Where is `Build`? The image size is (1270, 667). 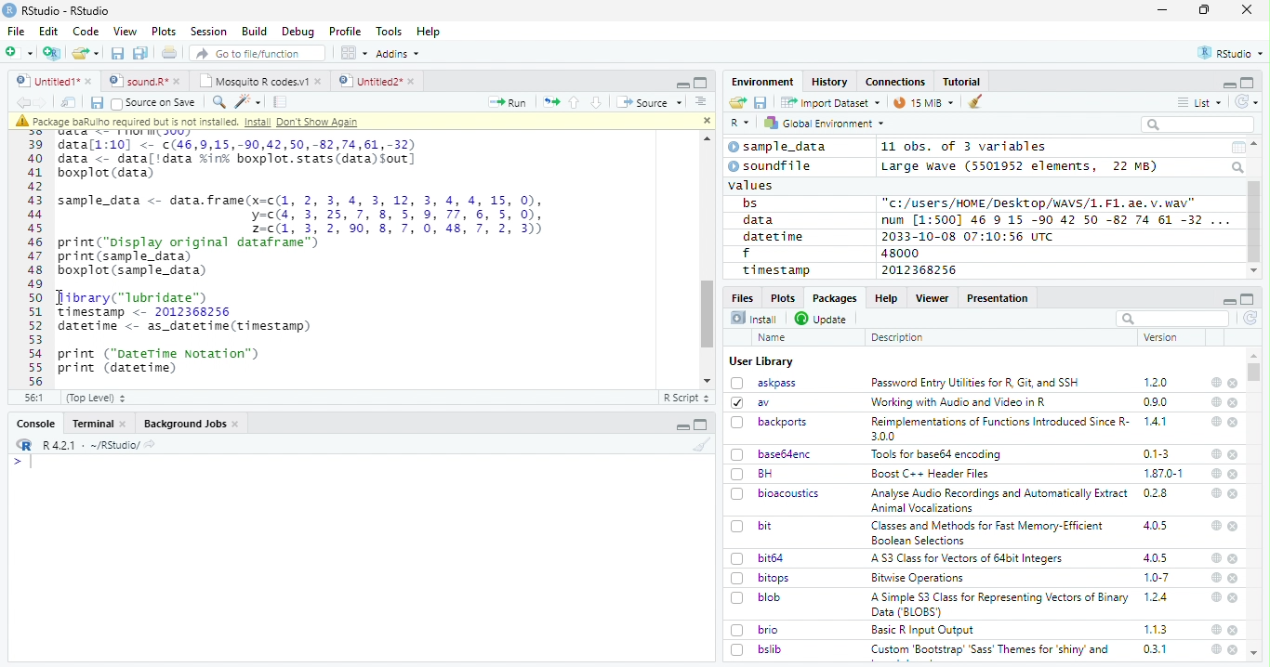 Build is located at coordinates (254, 32).